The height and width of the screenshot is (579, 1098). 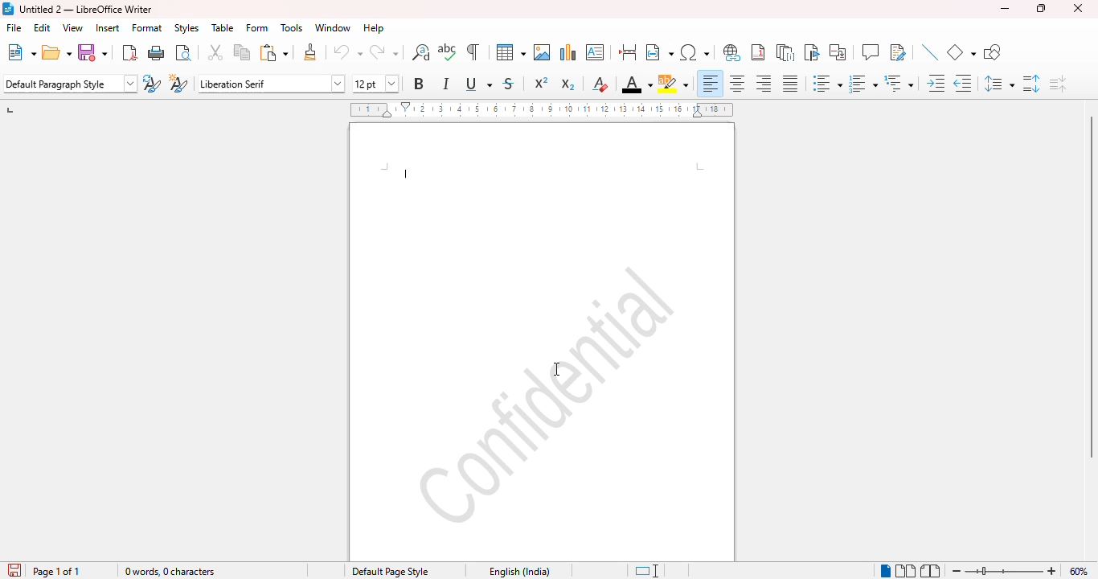 I want to click on set line spacing, so click(x=998, y=84).